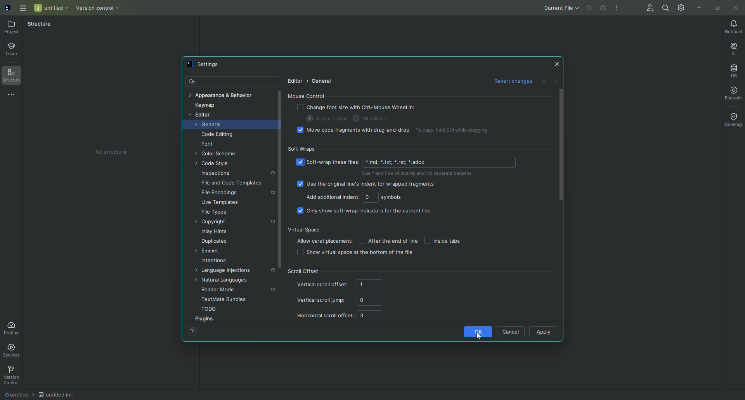  I want to click on Coverage, so click(732, 120).